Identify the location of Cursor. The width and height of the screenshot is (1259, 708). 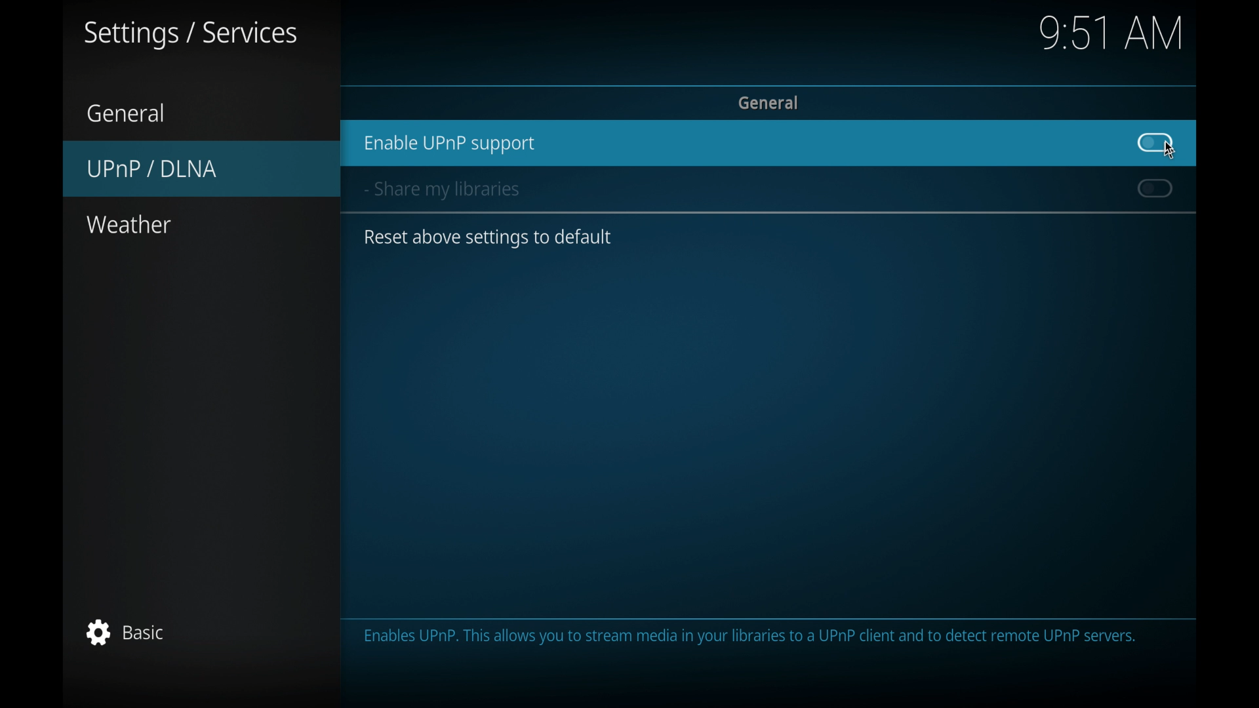
(1174, 151).